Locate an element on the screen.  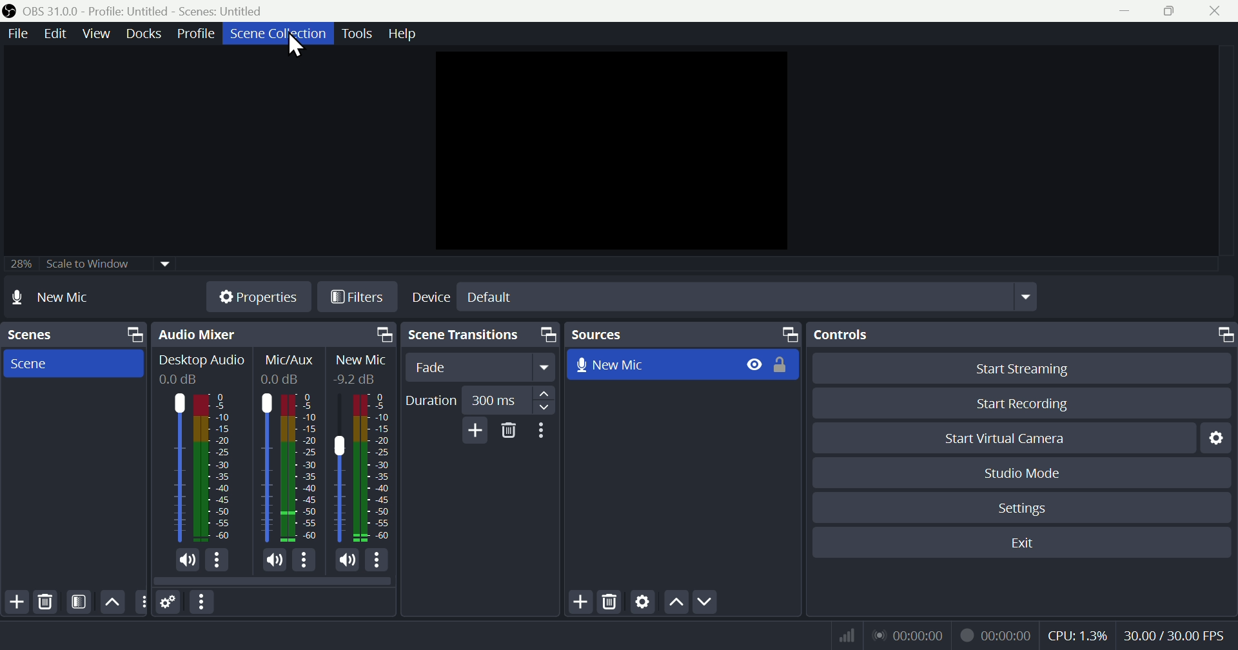
Filters is located at coordinates (360, 297).